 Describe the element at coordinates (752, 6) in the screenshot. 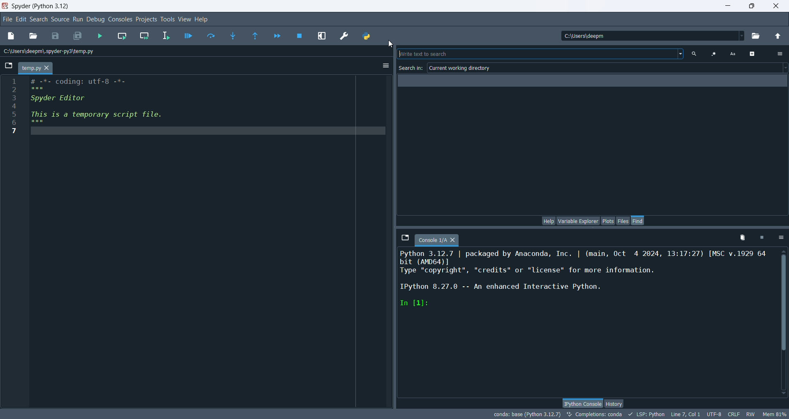

I see `maximize` at that location.